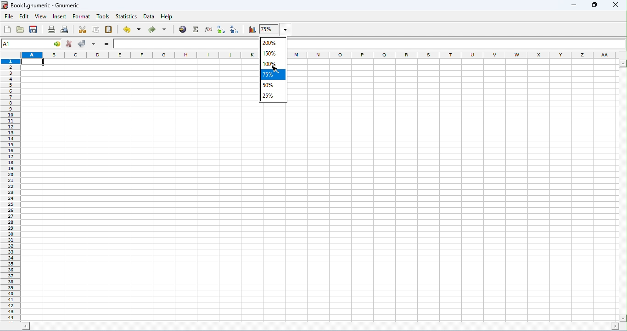  What do you see at coordinates (83, 44) in the screenshot?
I see `accept` at bounding box center [83, 44].